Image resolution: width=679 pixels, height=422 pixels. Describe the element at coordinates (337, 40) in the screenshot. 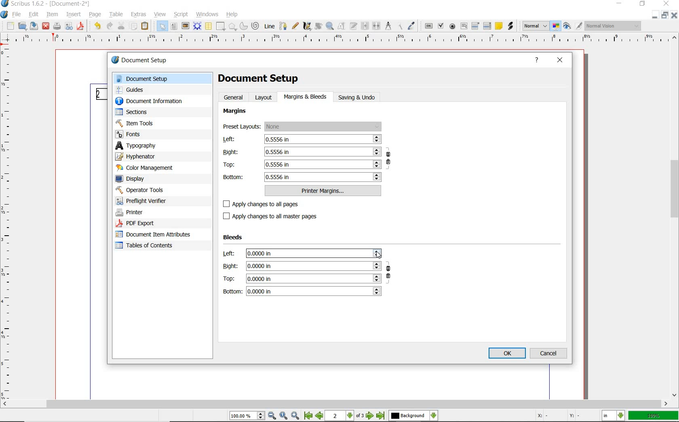

I see `Horizontal MArgin` at that location.